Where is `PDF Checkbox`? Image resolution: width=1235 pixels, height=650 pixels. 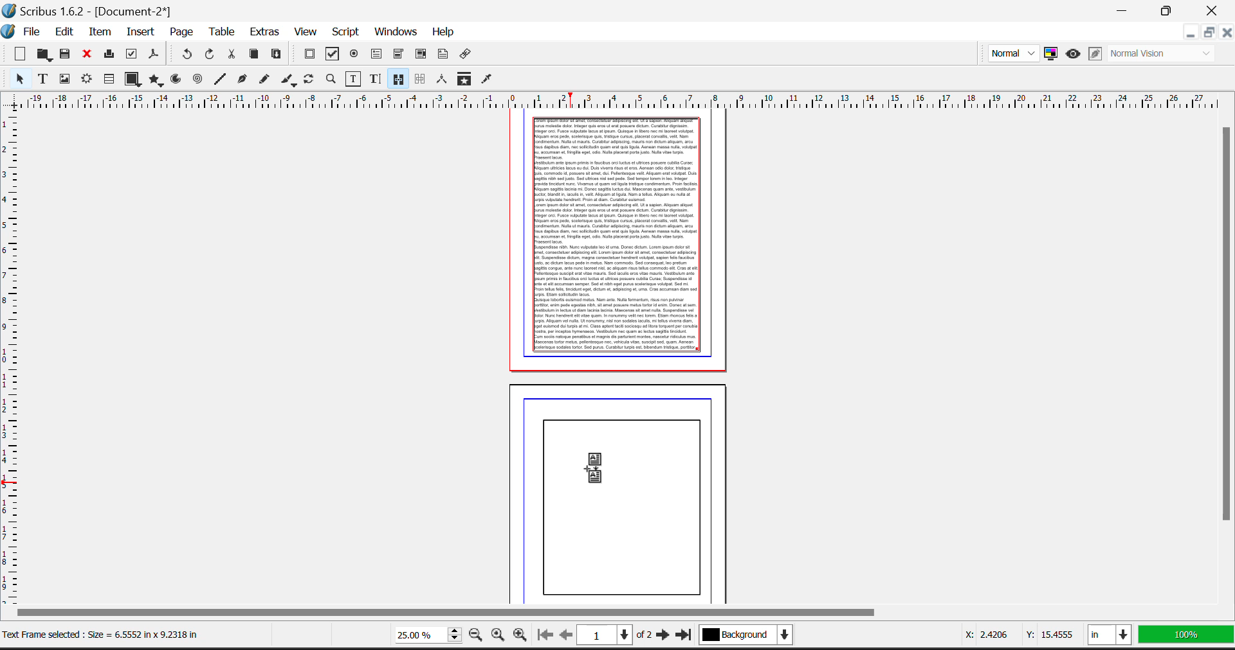 PDF Checkbox is located at coordinates (333, 54).